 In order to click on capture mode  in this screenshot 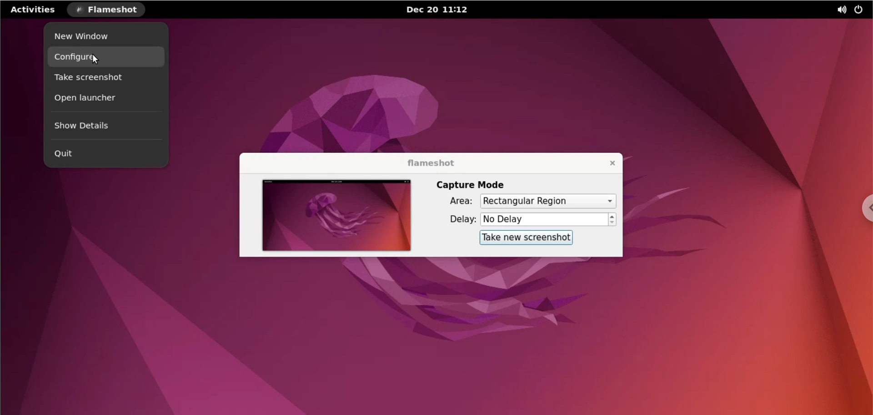, I will do `click(473, 185)`.